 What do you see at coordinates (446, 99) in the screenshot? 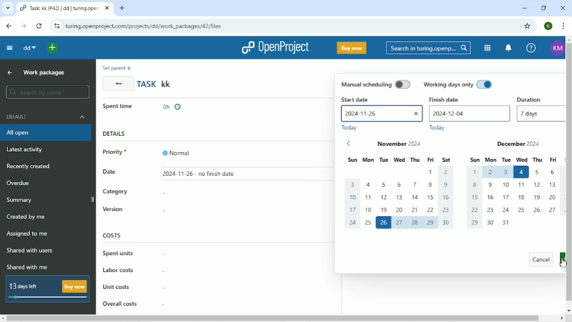
I see `Finish date` at bounding box center [446, 99].